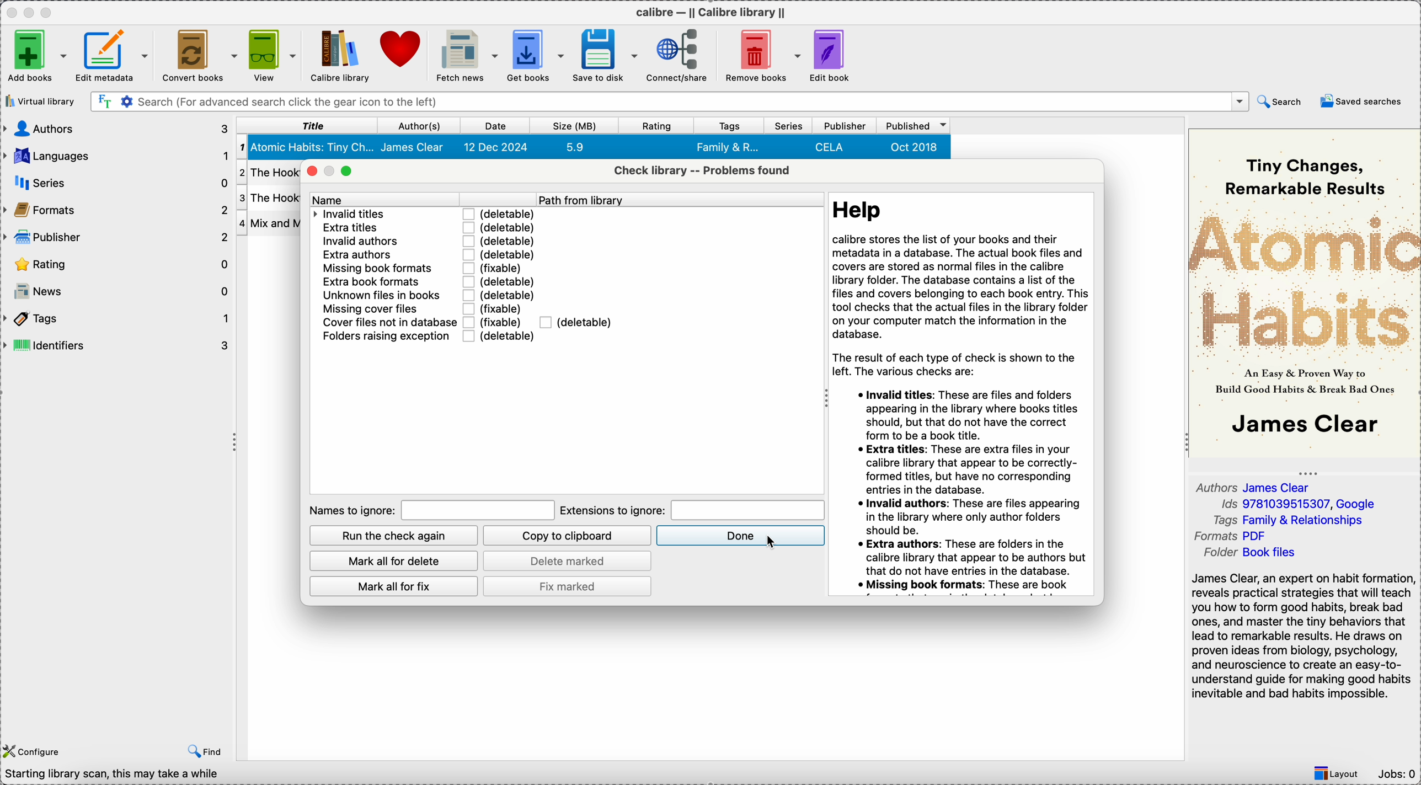 The image size is (1421, 785). Describe the element at coordinates (329, 171) in the screenshot. I see `minimize` at that location.